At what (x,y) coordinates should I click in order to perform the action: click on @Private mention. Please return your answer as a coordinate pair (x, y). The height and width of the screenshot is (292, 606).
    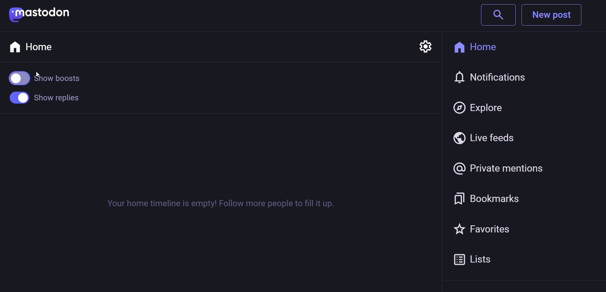
    Looking at the image, I should click on (515, 169).